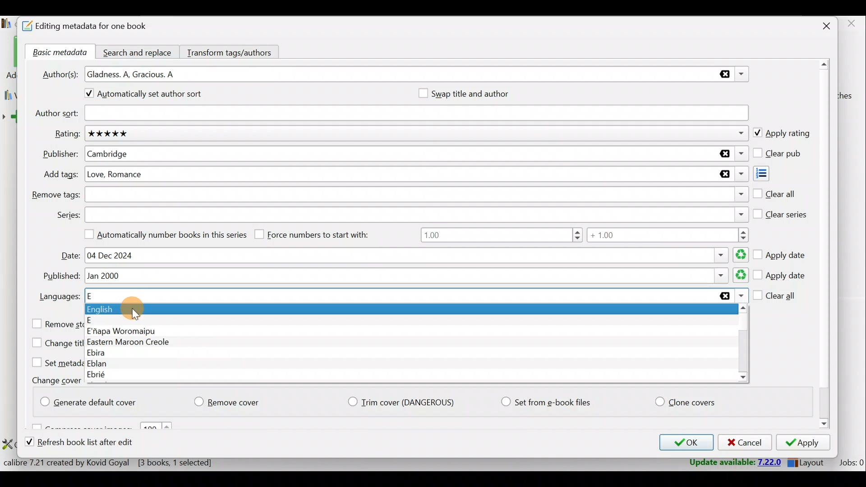  I want to click on Date, so click(415, 255).